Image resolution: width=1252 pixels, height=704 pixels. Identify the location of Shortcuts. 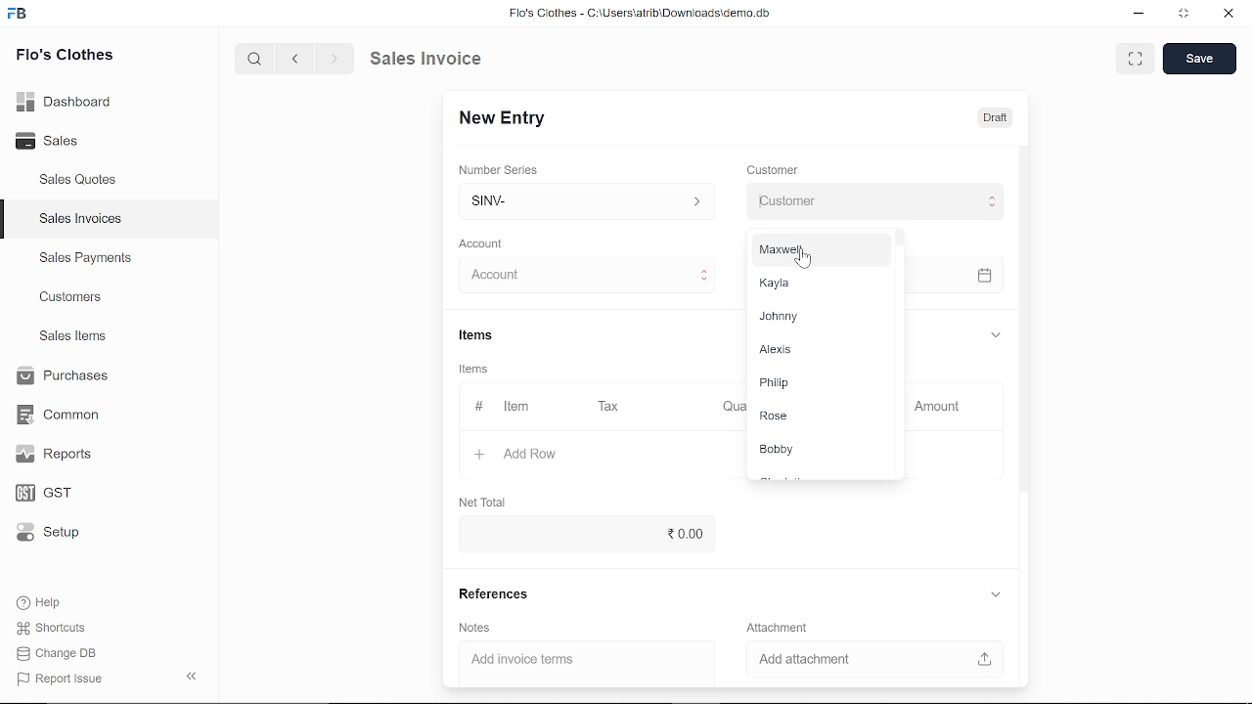
(53, 628).